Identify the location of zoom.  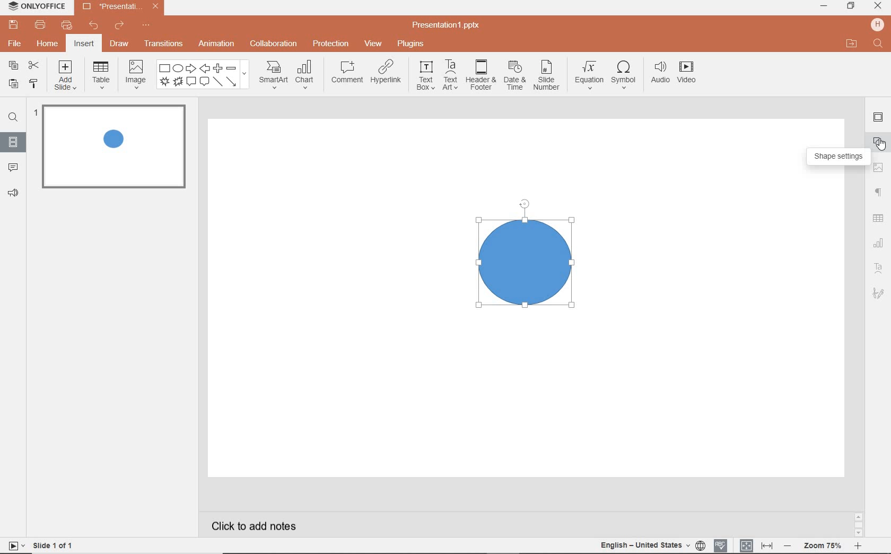
(823, 546).